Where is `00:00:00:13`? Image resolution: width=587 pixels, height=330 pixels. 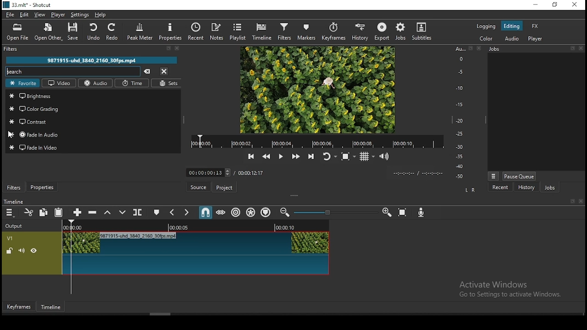
00:00:00:13 is located at coordinates (205, 172).